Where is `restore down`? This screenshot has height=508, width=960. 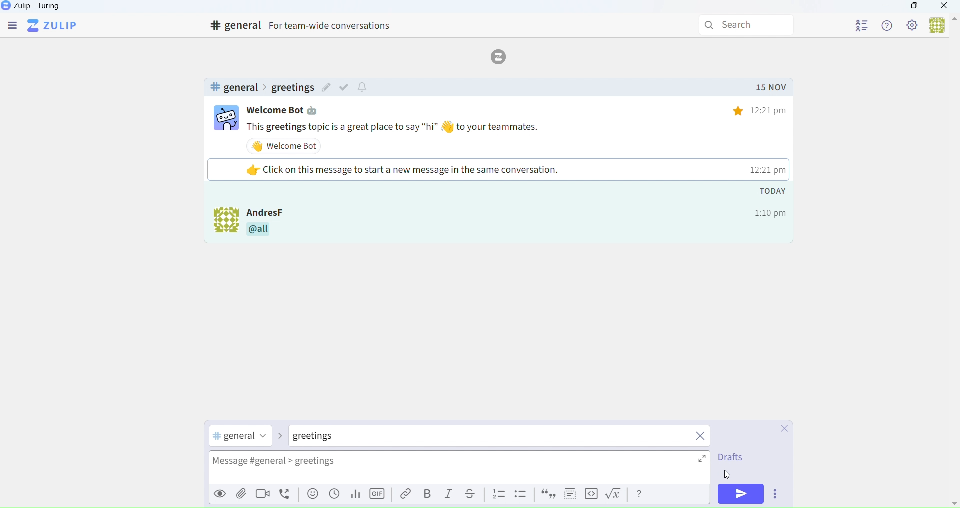
restore down is located at coordinates (913, 7).